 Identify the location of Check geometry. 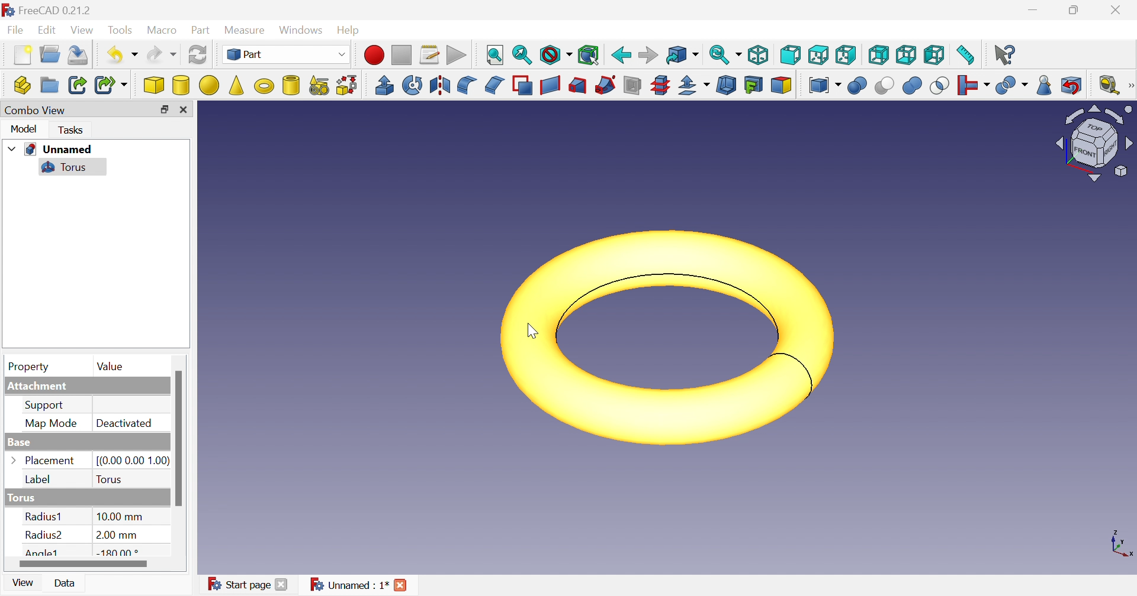
(1042, 88).